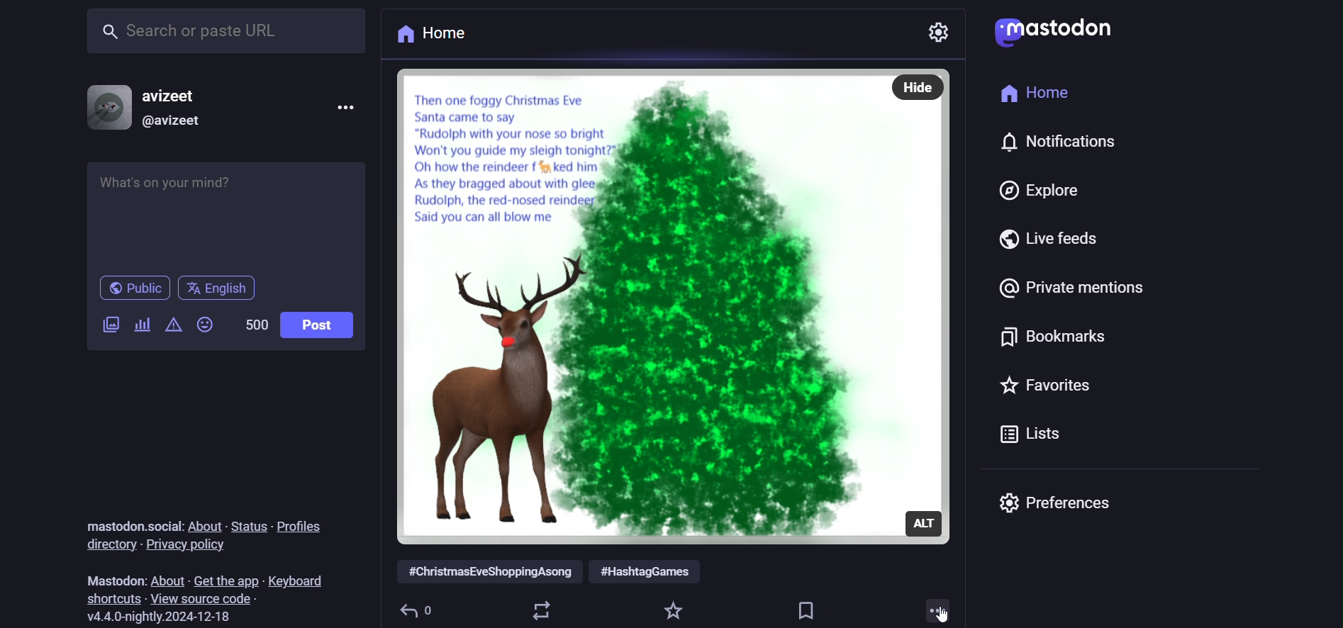 The width and height of the screenshot is (1343, 628). What do you see at coordinates (1031, 434) in the screenshot?
I see `lists` at bounding box center [1031, 434].